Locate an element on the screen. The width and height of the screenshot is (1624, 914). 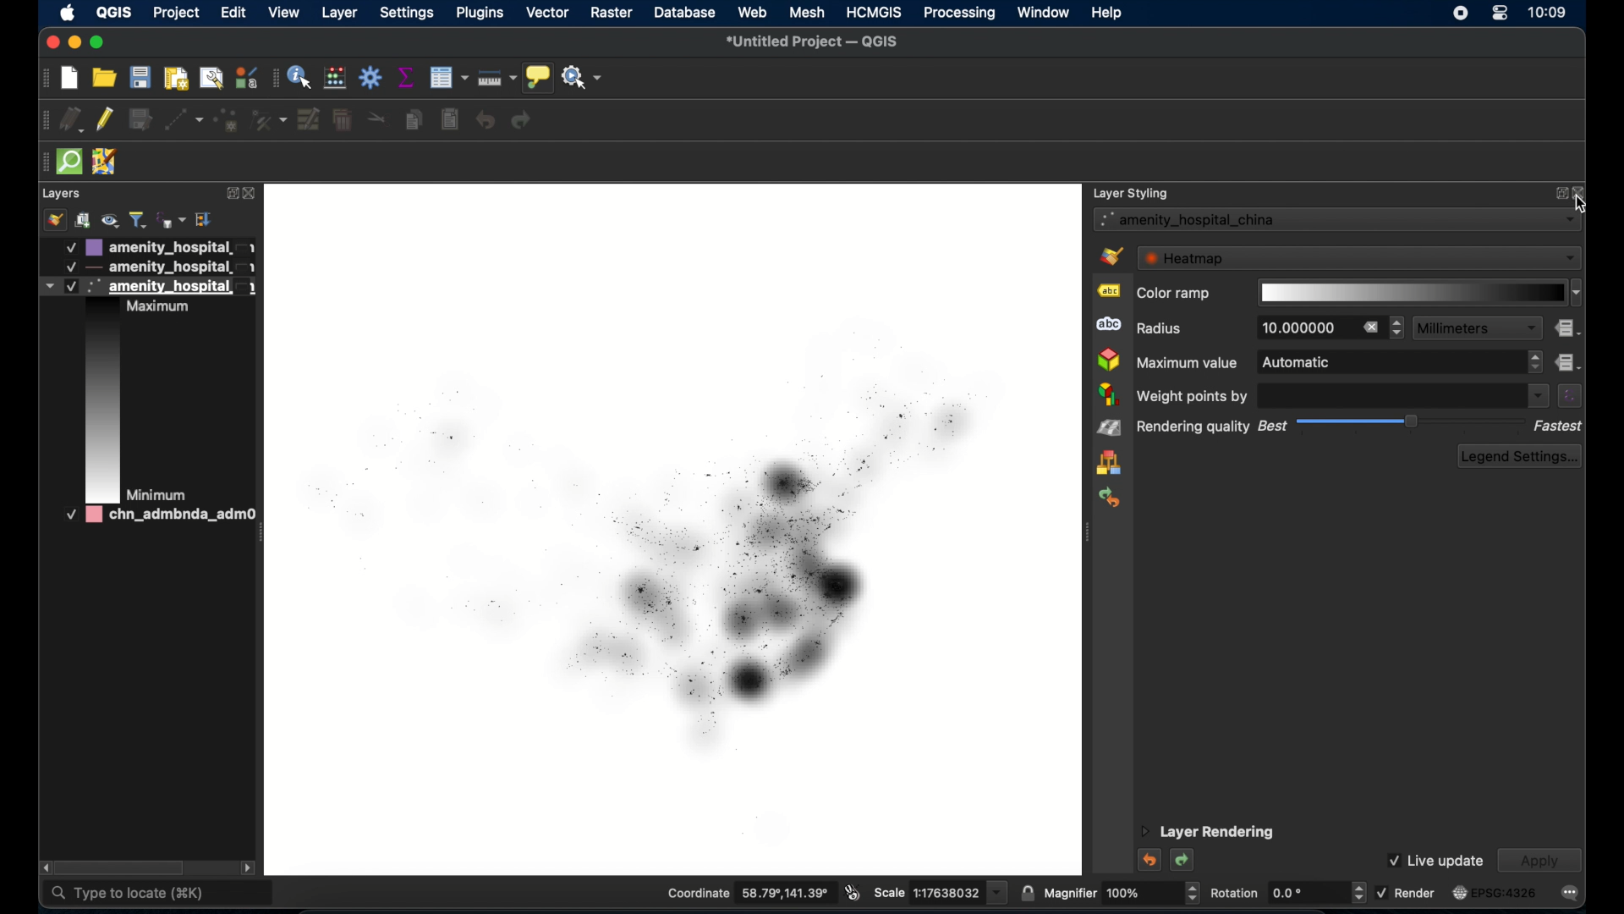
layer 1 is located at coordinates (158, 247).